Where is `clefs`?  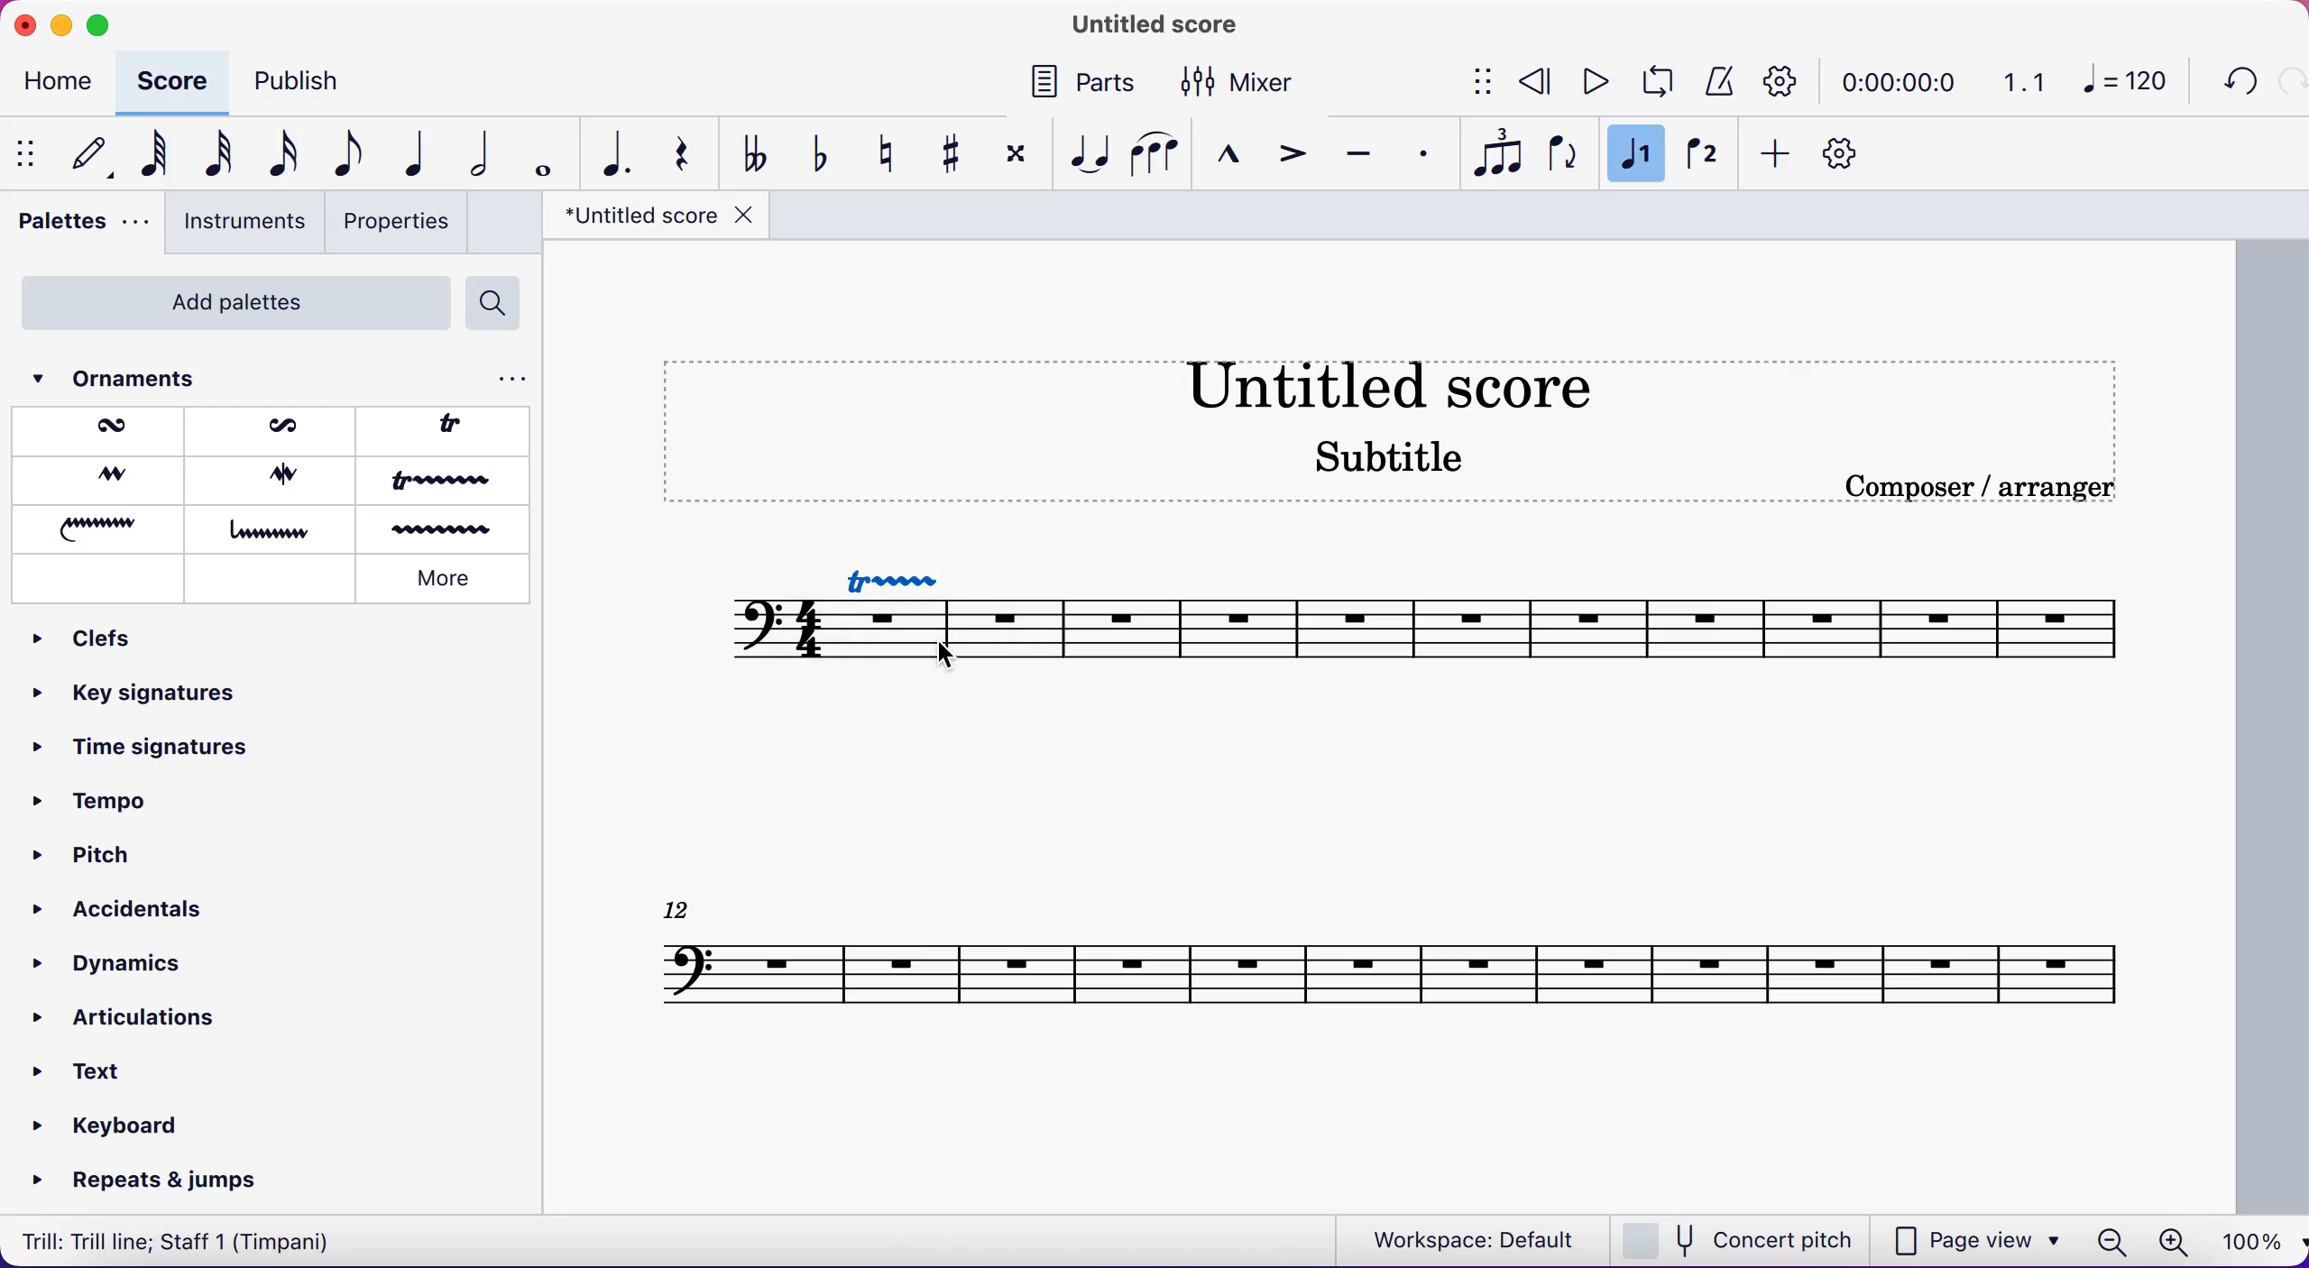
clefs is located at coordinates (103, 640).